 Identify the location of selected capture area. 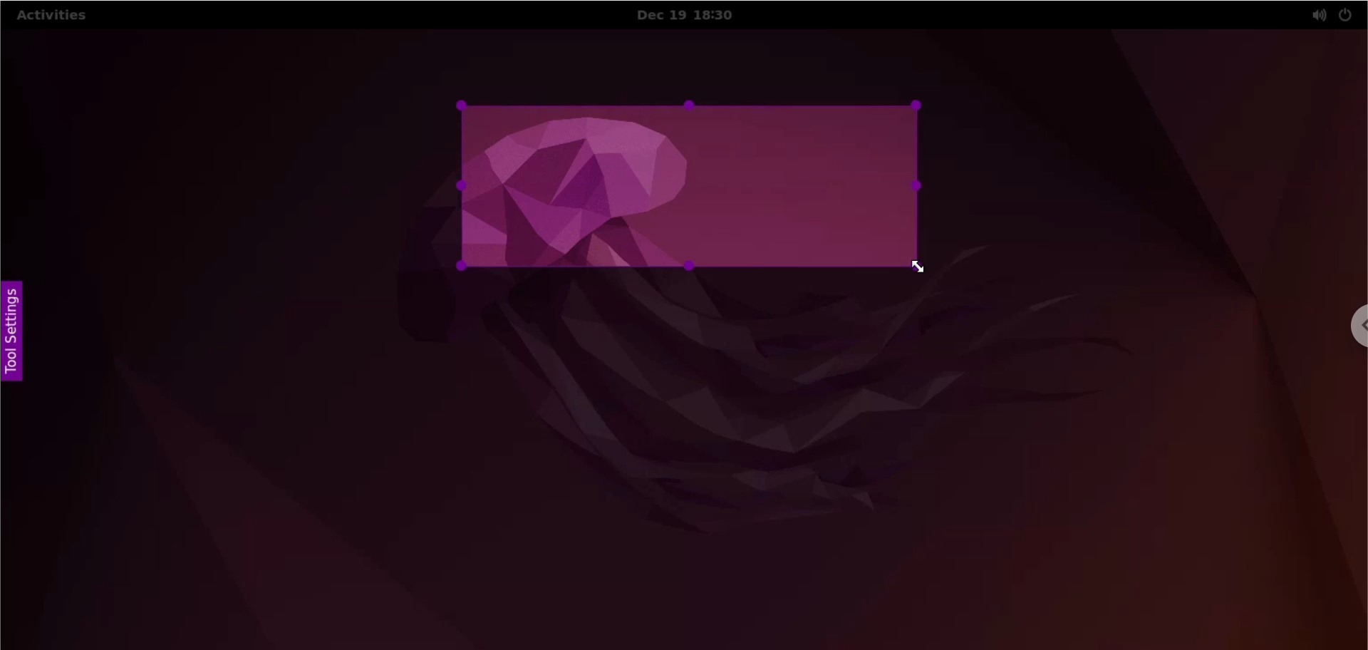
(690, 186).